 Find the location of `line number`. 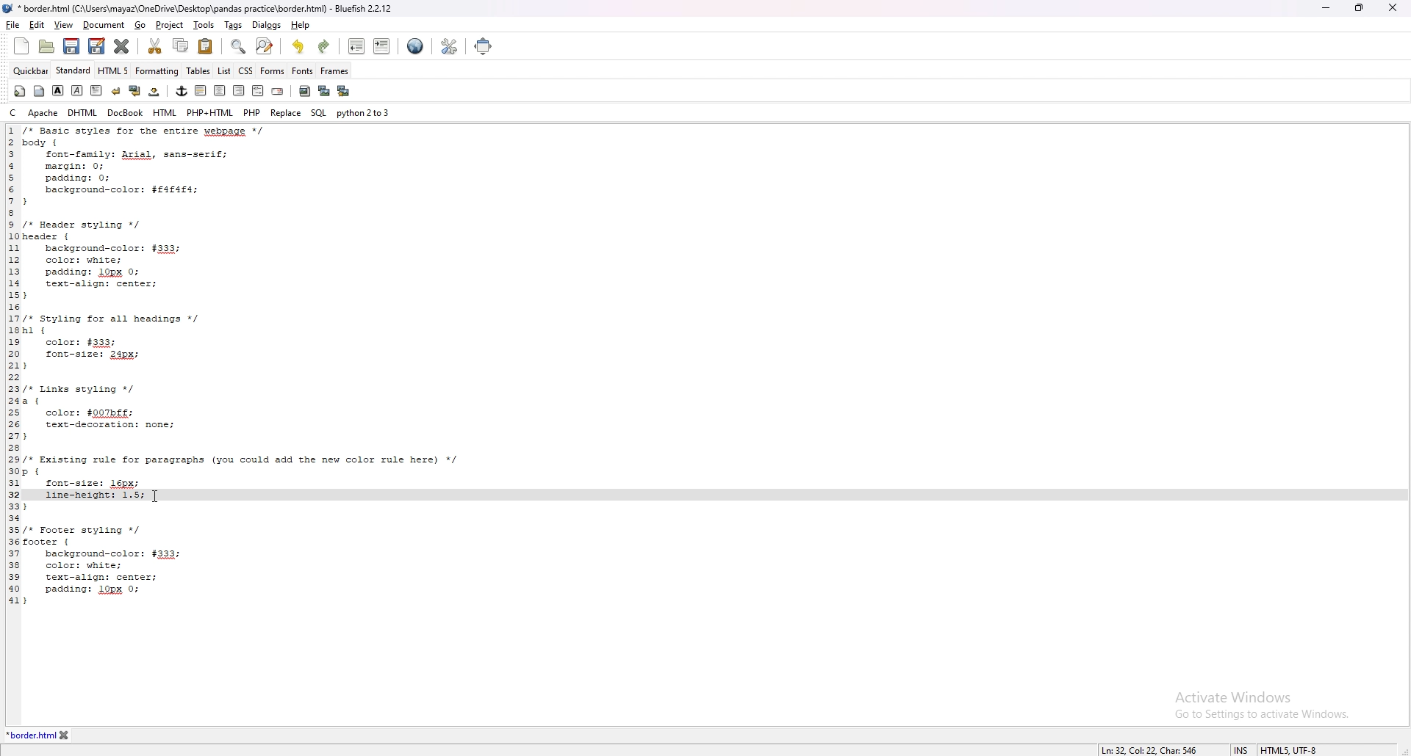

line number is located at coordinates (12, 365).